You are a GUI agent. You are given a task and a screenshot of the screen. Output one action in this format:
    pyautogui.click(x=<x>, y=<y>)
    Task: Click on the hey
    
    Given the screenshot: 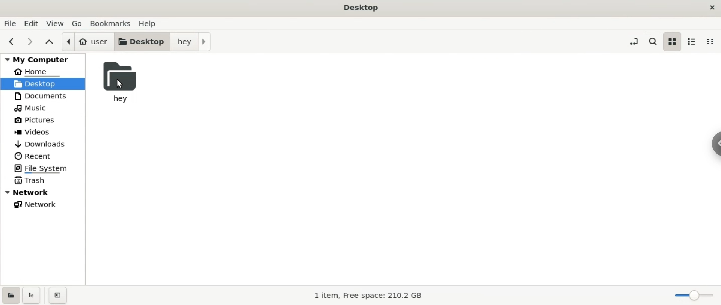 What is the action you would take?
    pyautogui.click(x=122, y=83)
    